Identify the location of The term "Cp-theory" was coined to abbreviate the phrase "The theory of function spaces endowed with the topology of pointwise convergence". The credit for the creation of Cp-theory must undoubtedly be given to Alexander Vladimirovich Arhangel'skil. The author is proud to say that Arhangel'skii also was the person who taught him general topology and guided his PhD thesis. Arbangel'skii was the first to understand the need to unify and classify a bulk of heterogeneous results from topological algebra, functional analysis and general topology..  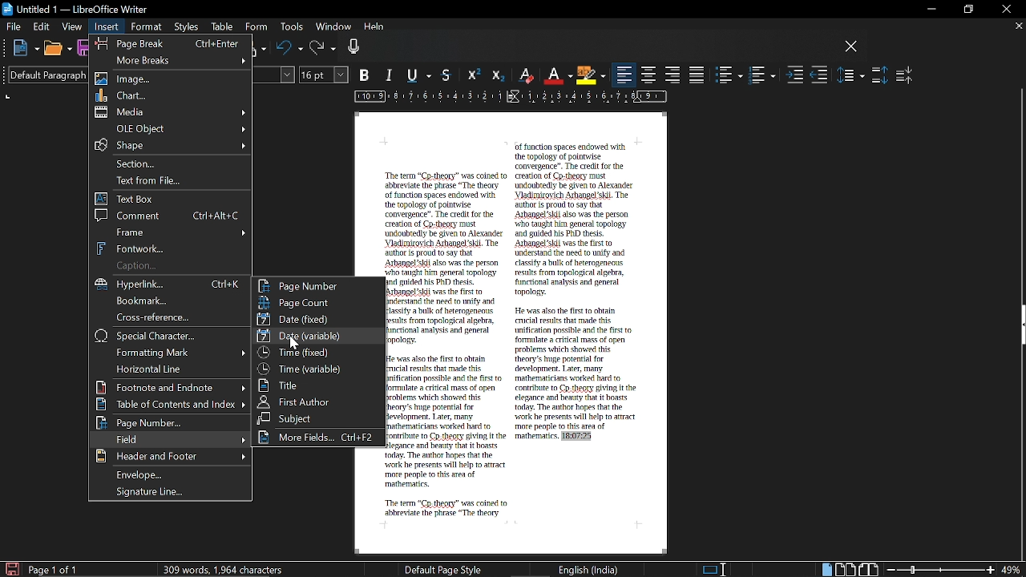
(449, 258).